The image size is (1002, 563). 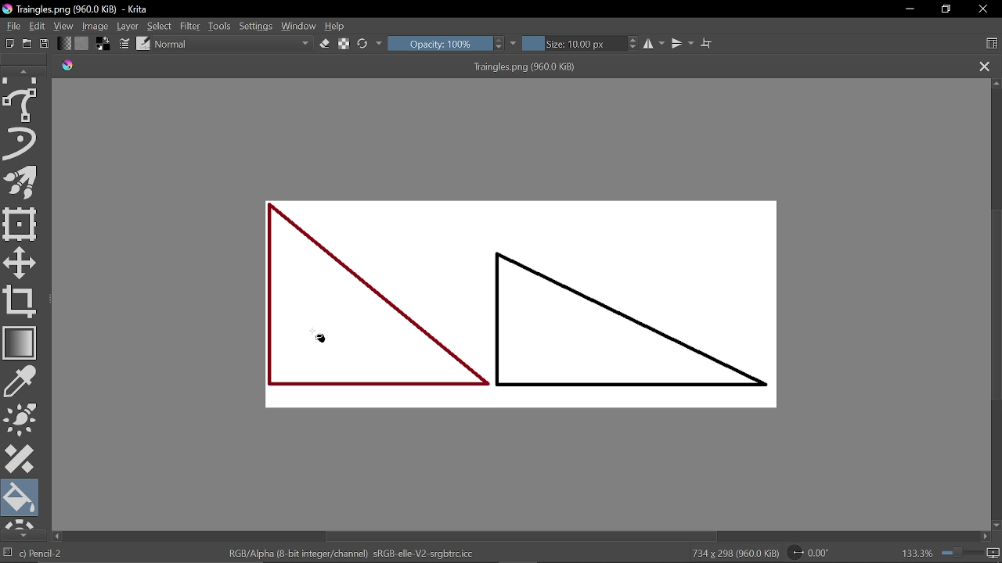 What do you see at coordinates (20, 224) in the screenshot?
I see `Transform a layer` at bounding box center [20, 224].